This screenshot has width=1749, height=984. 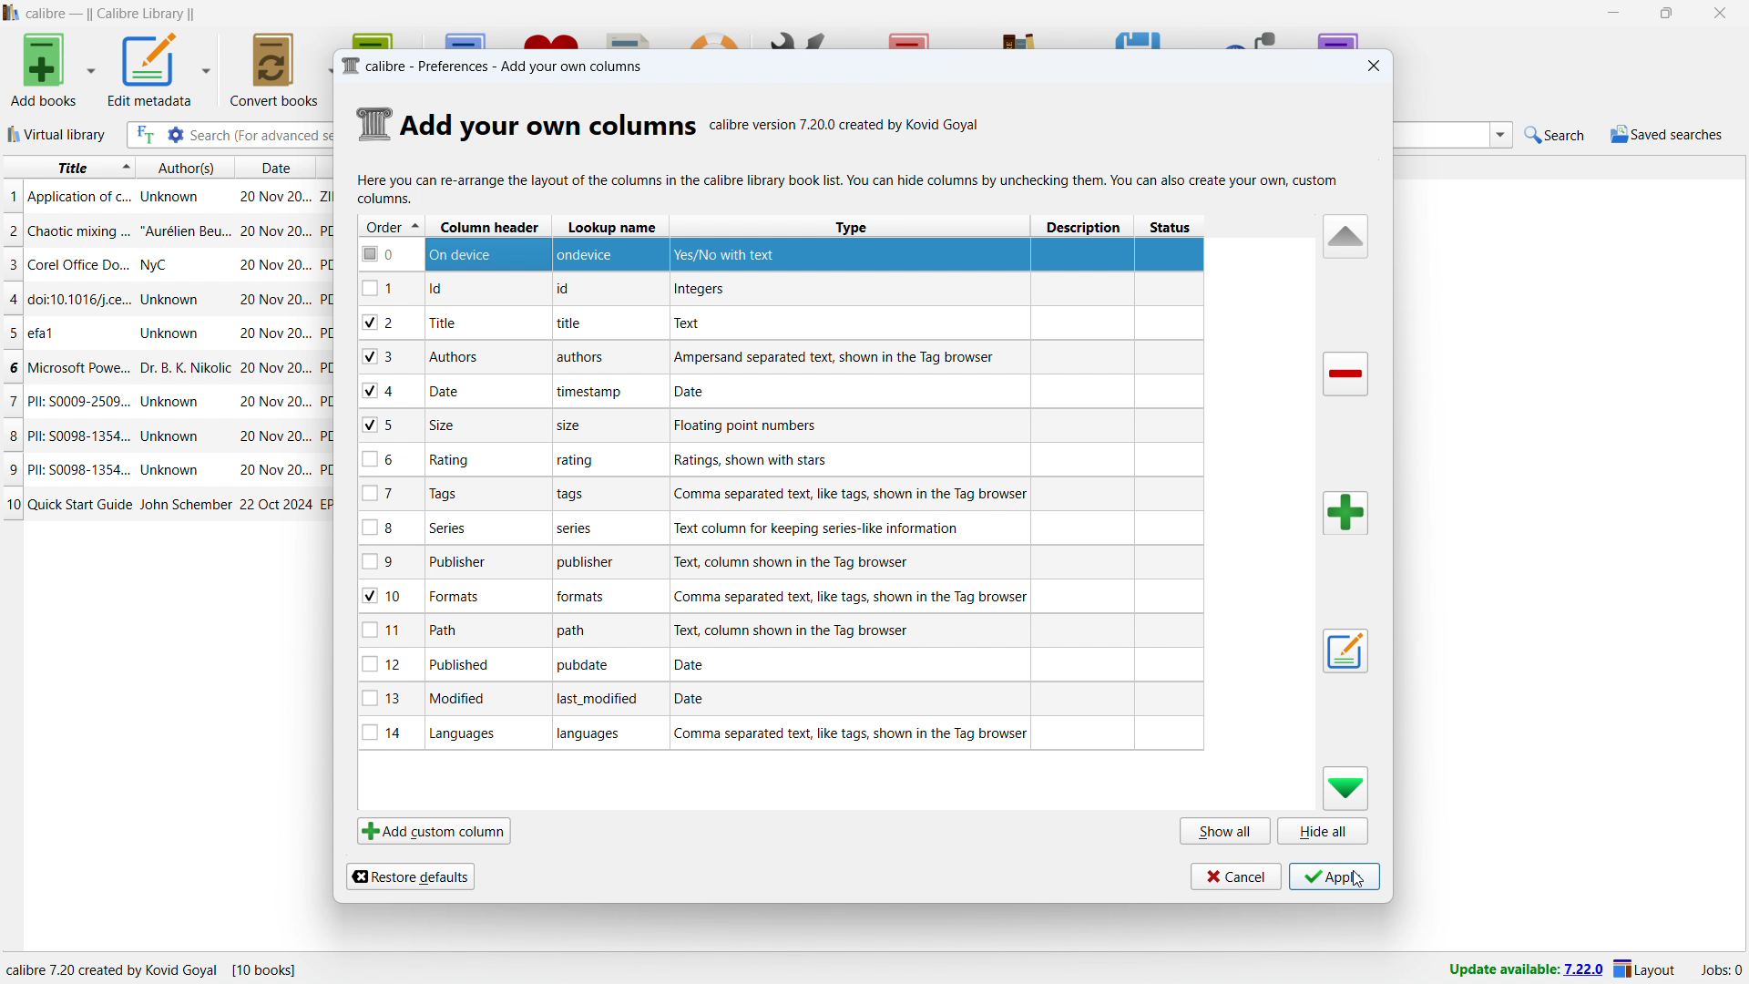 I want to click on title, so click(x=110, y=14).